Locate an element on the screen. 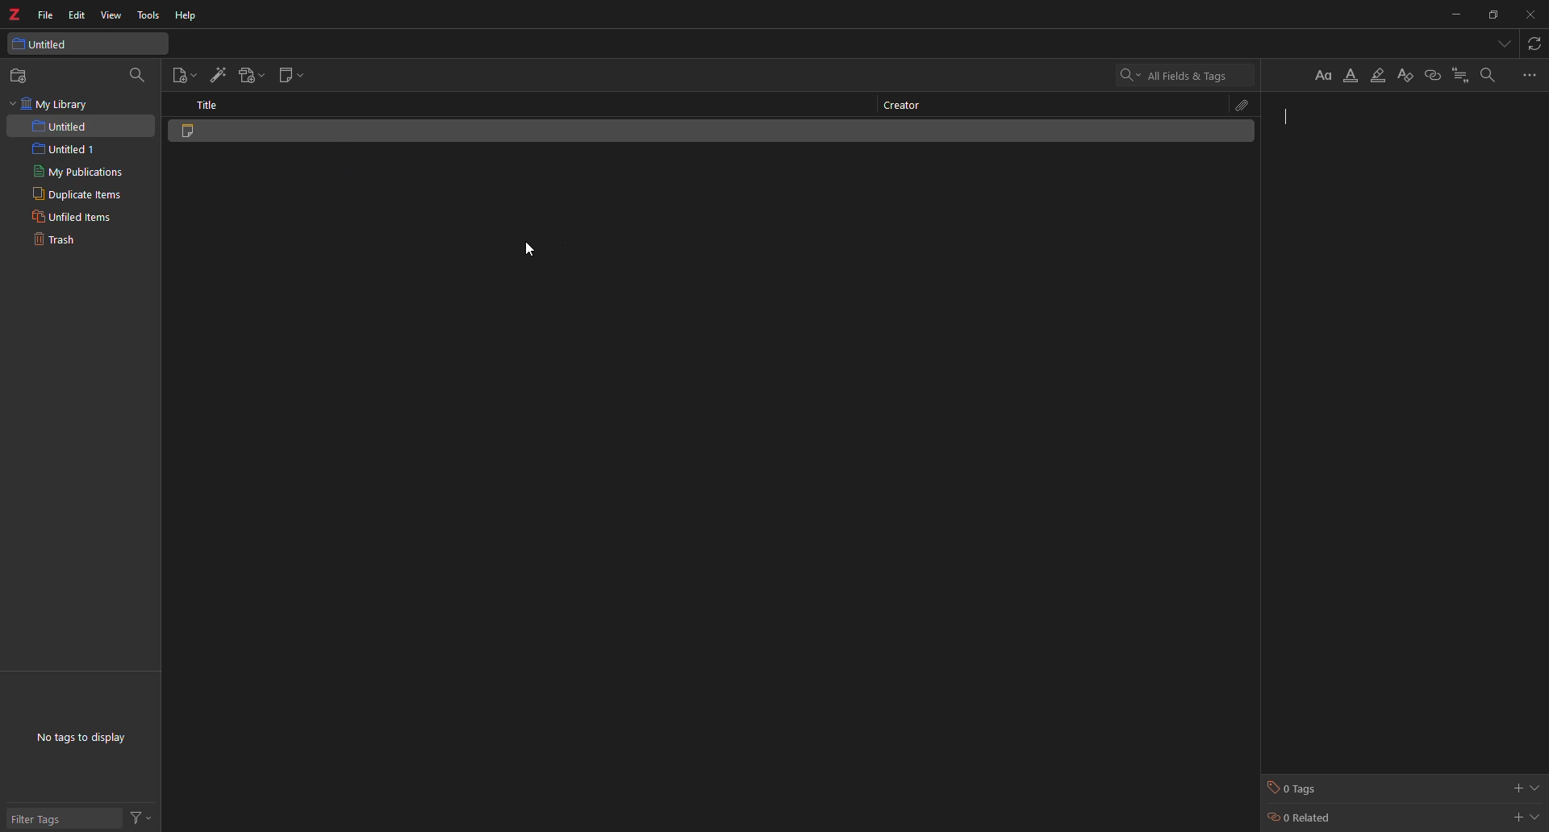 The width and height of the screenshot is (1549, 832). more is located at coordinates (1533, 74).